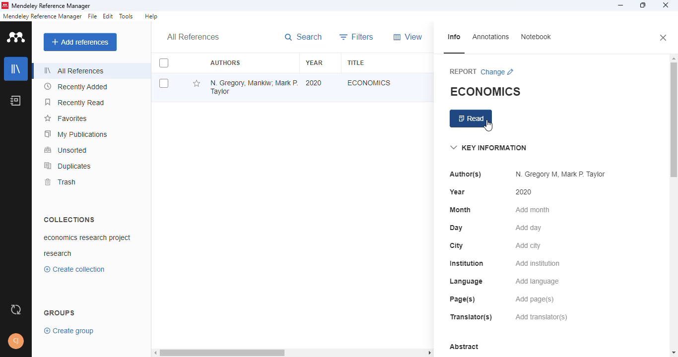  What do you see at coordinates (15, 100) in the screenshot?
I see `notebook` at bounding box center [15, 100].